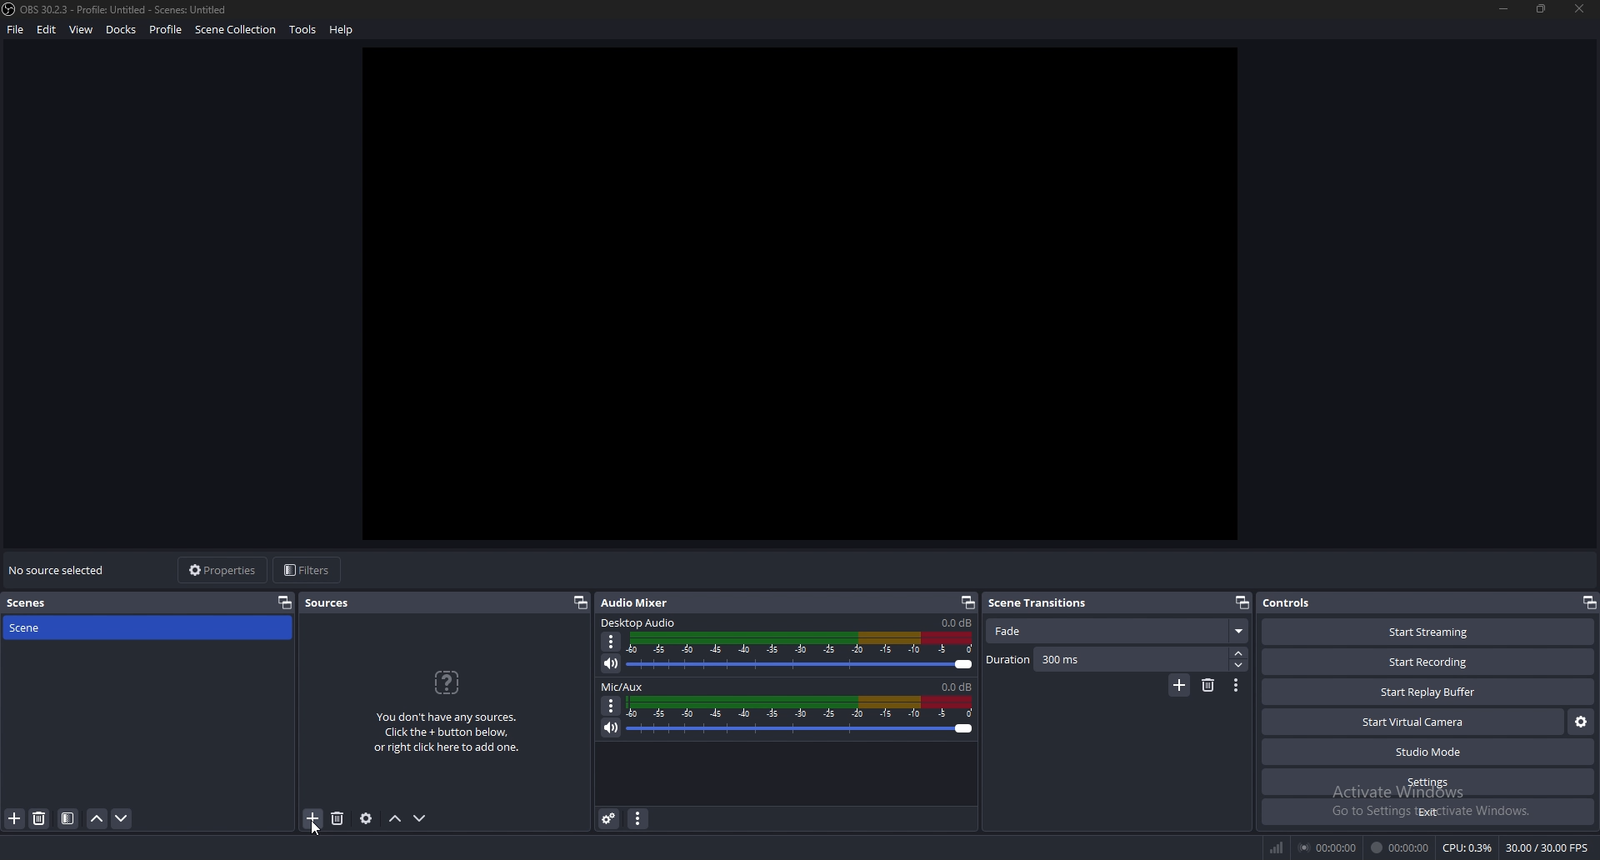  Describe the element at coordinates (637, 818) in the screenshot. I see `audio mixer menu` at that location.